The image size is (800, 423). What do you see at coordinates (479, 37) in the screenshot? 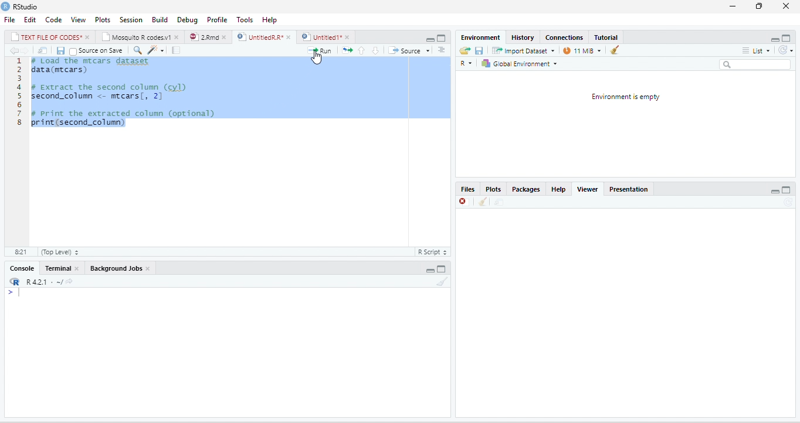
I see `‘Environment` at bounding box center [479, 37].